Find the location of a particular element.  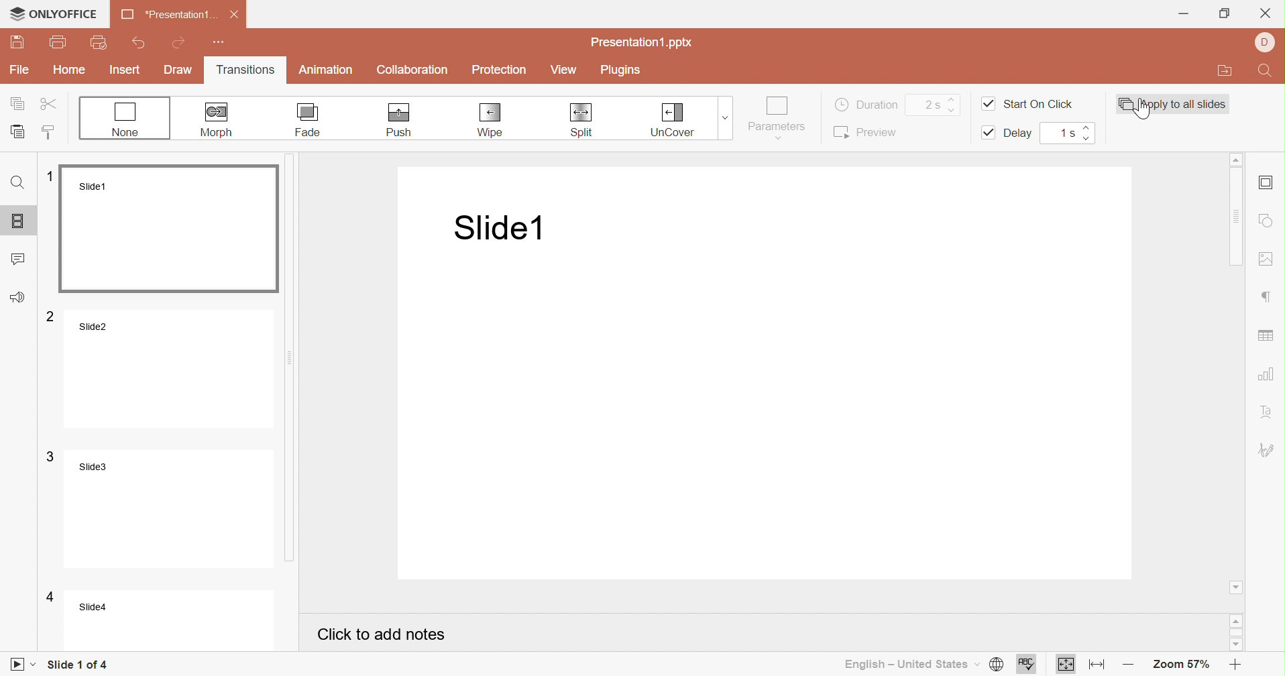

Paragraph settings is located at coordinates (1268, 297).